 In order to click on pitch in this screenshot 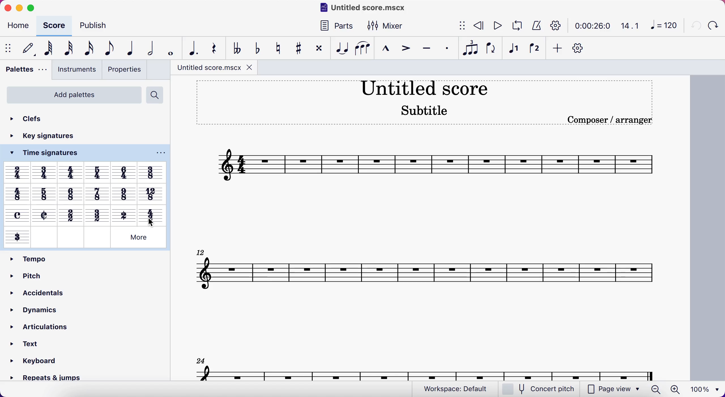, I will do `click(35, 274)`.